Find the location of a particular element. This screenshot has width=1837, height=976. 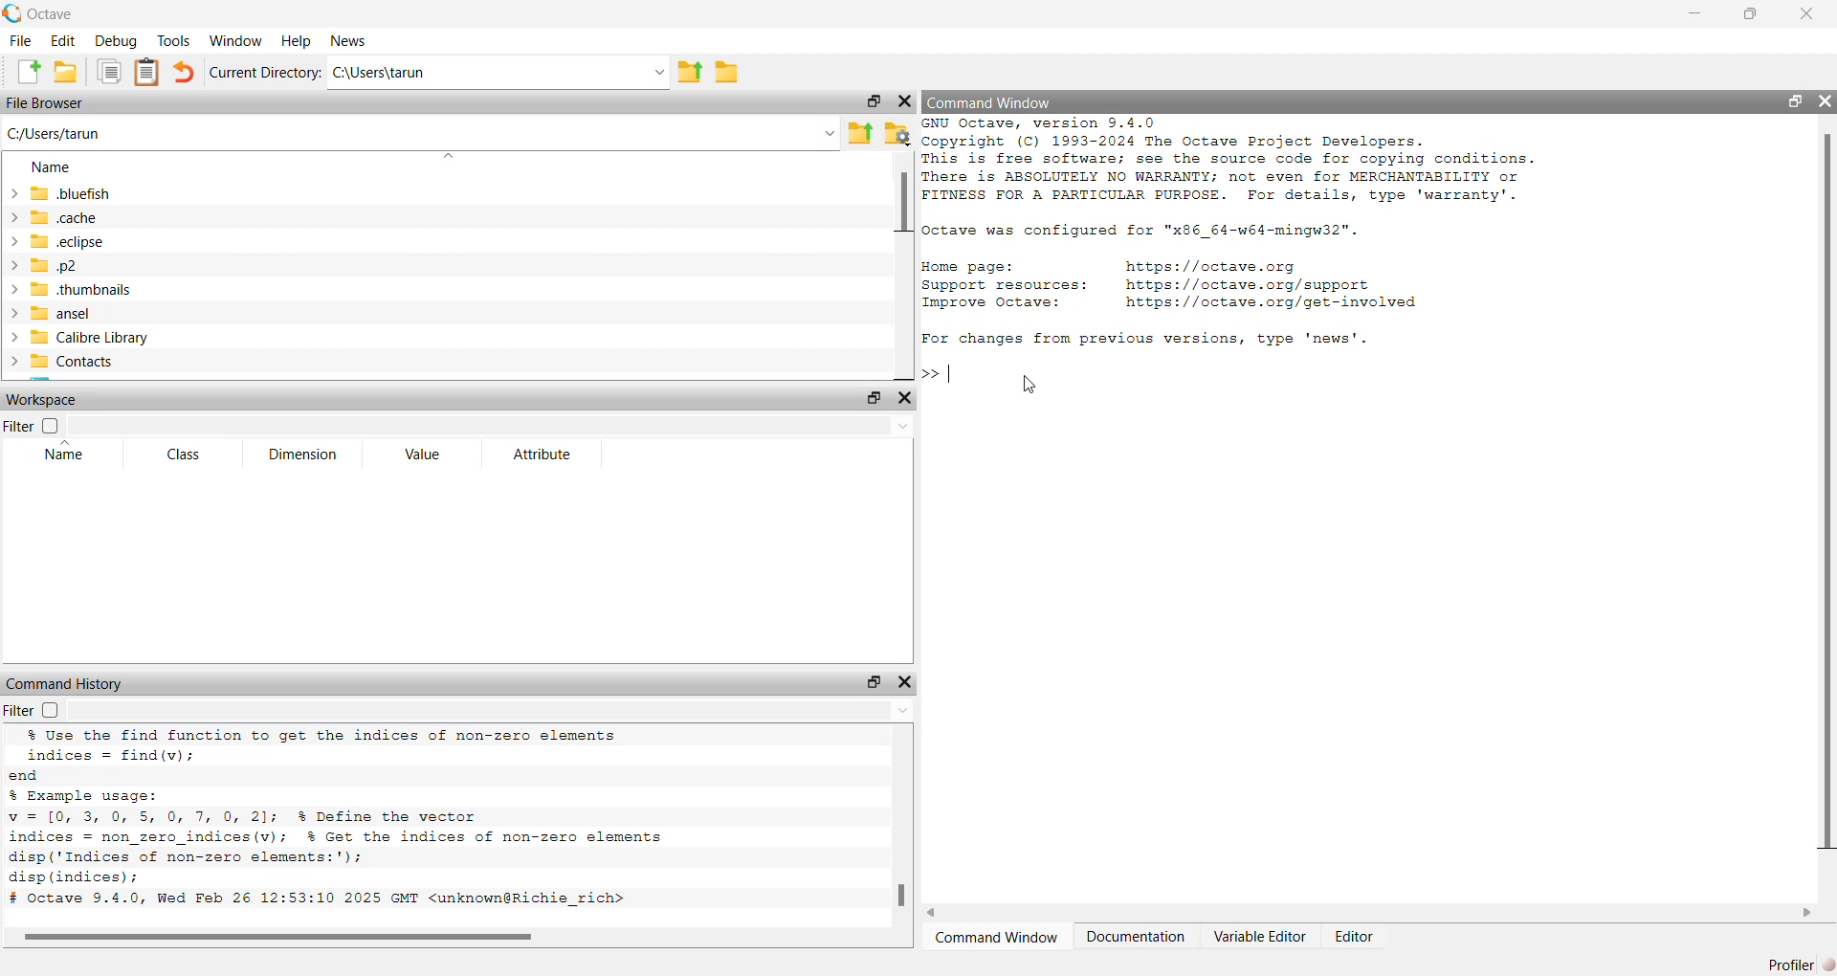

vertical scroll bar is located at coordinates (898, 831).